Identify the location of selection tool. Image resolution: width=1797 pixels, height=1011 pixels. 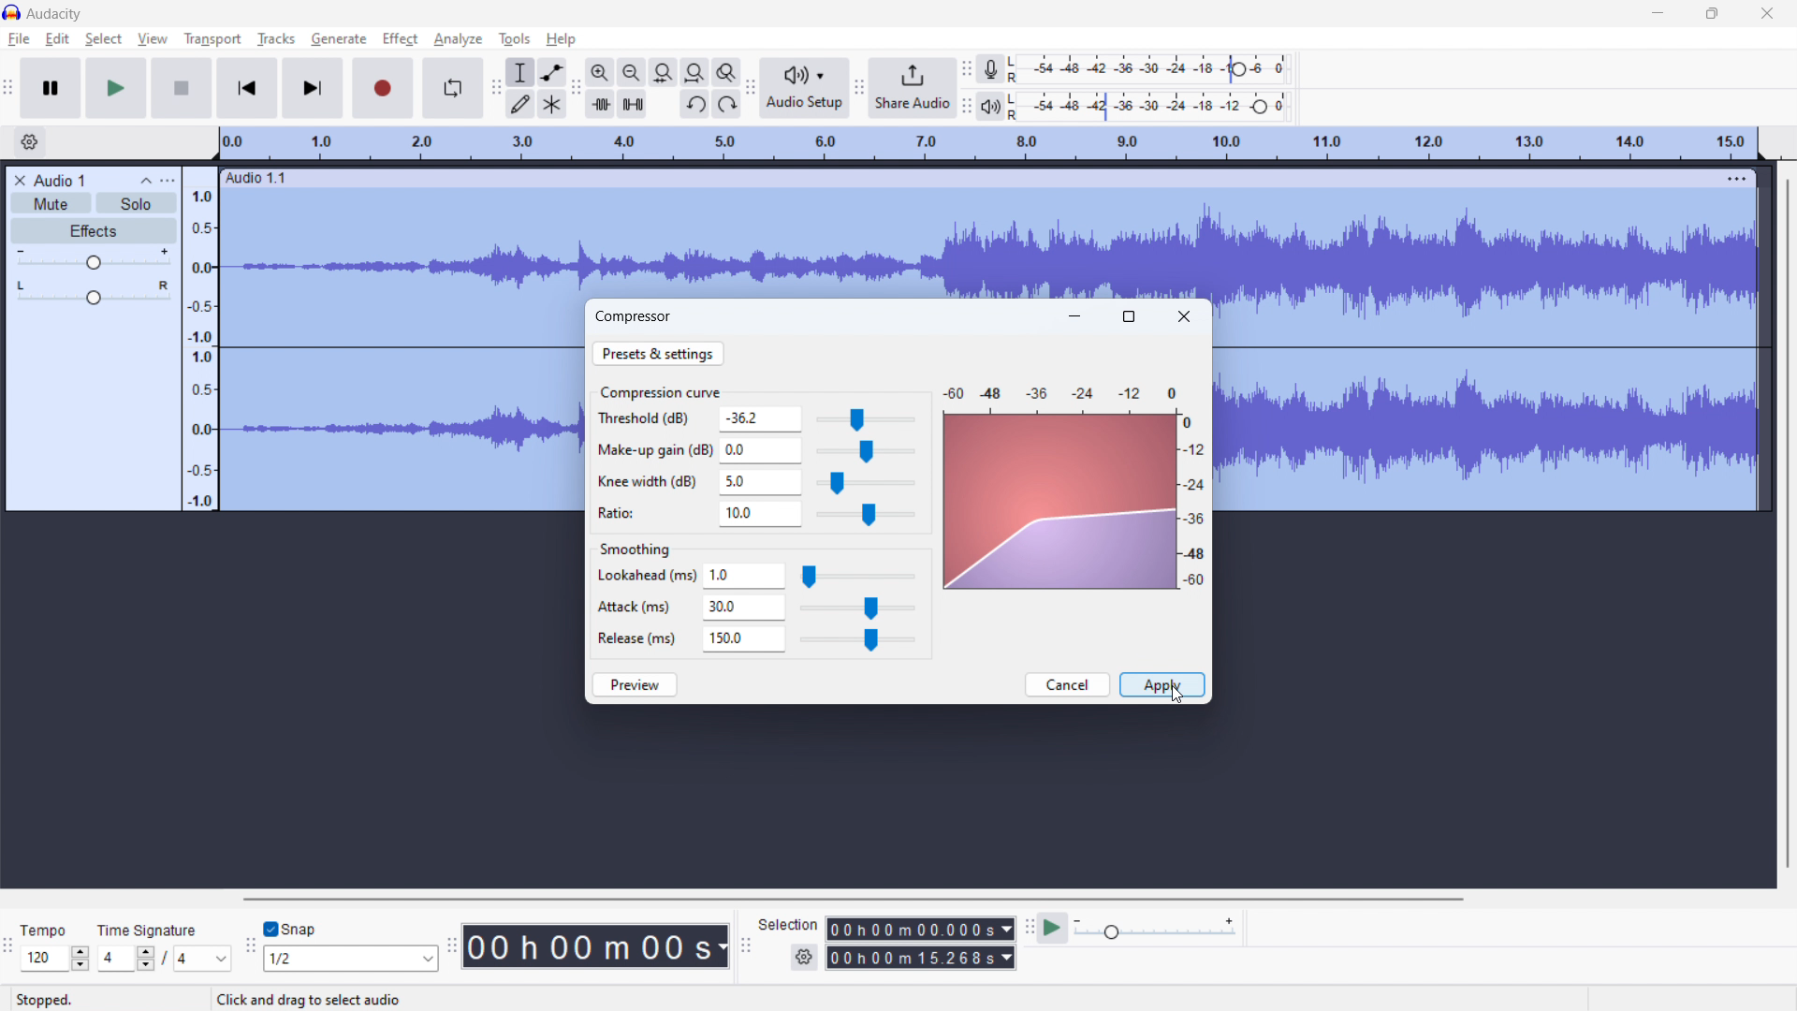
(520, 73).